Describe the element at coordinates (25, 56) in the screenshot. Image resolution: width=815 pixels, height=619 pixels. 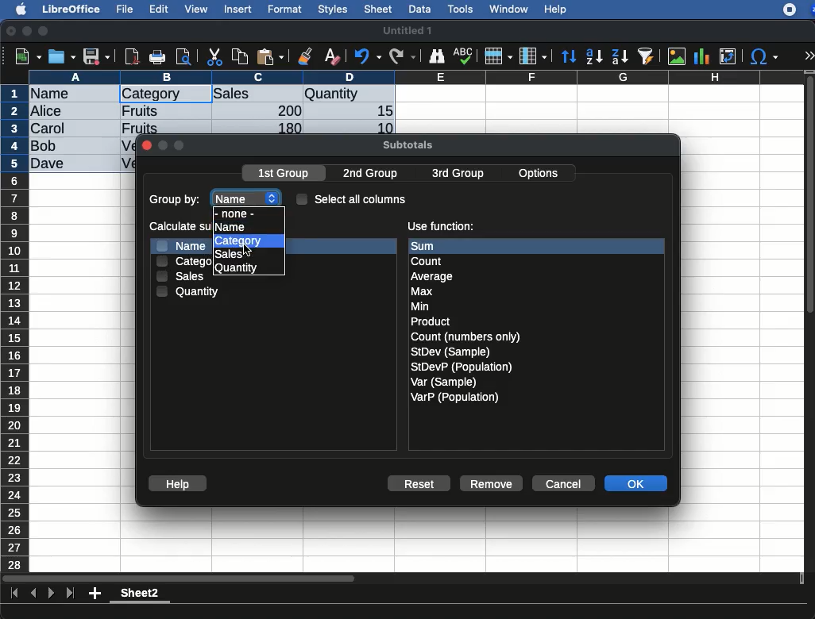
I see `new` at that location.